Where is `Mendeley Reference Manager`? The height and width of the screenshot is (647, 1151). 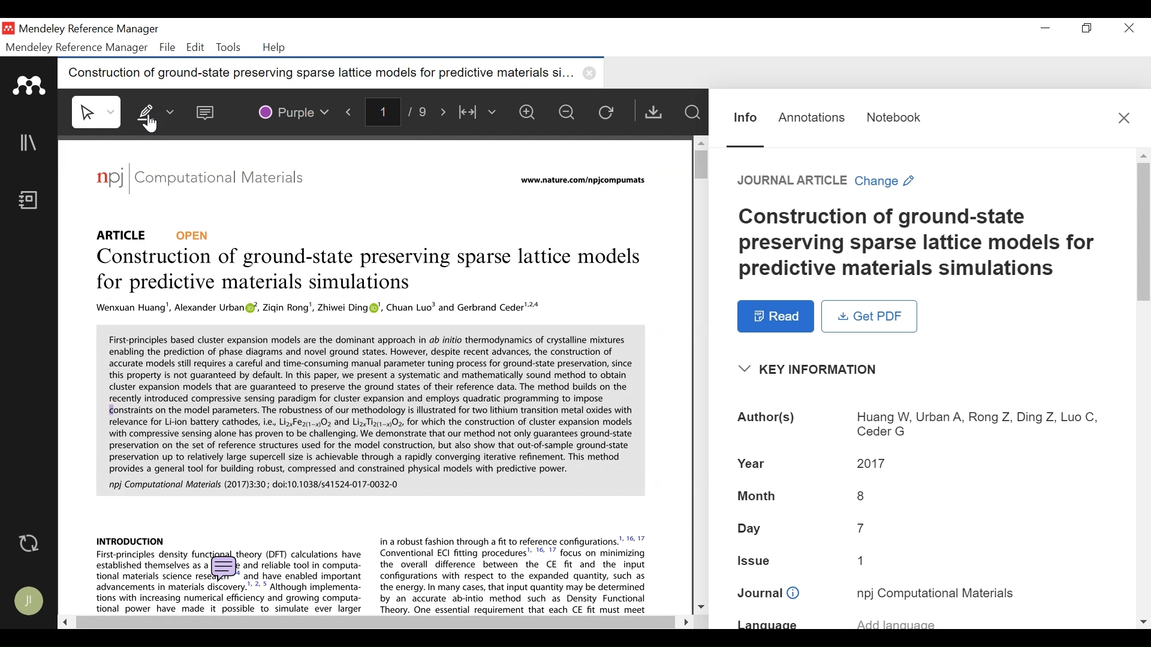
Mendeley Reference Manager is located at coordinates (88, 31).